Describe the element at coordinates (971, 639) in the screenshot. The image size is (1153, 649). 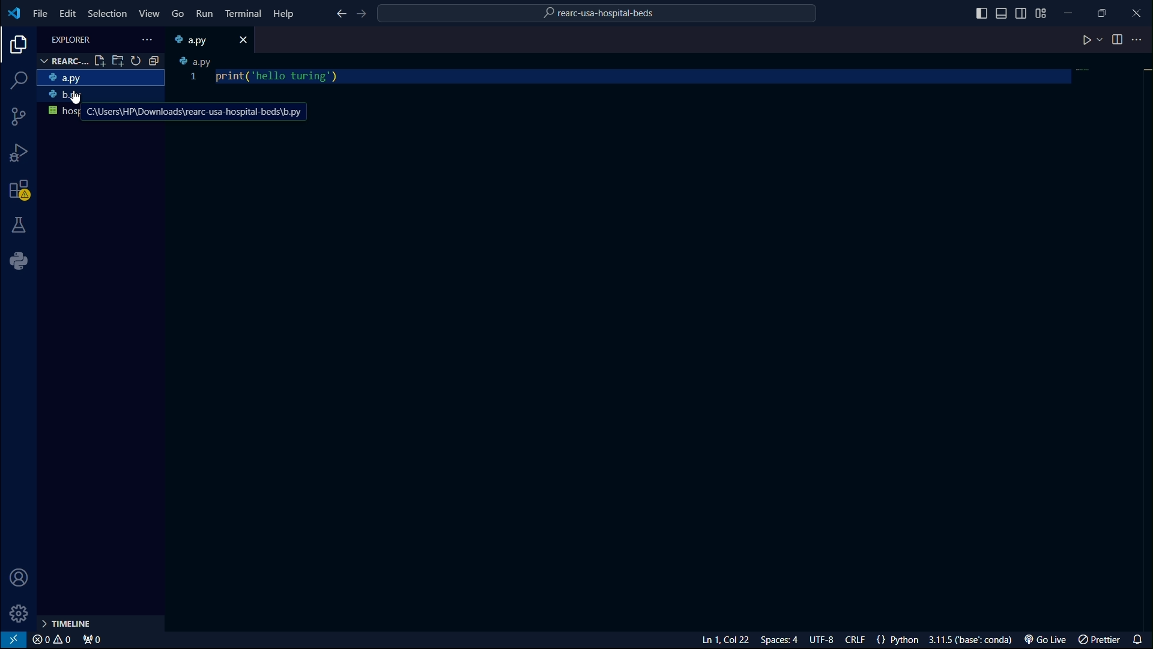
I see `3.11.5('base':conda)` at that location.